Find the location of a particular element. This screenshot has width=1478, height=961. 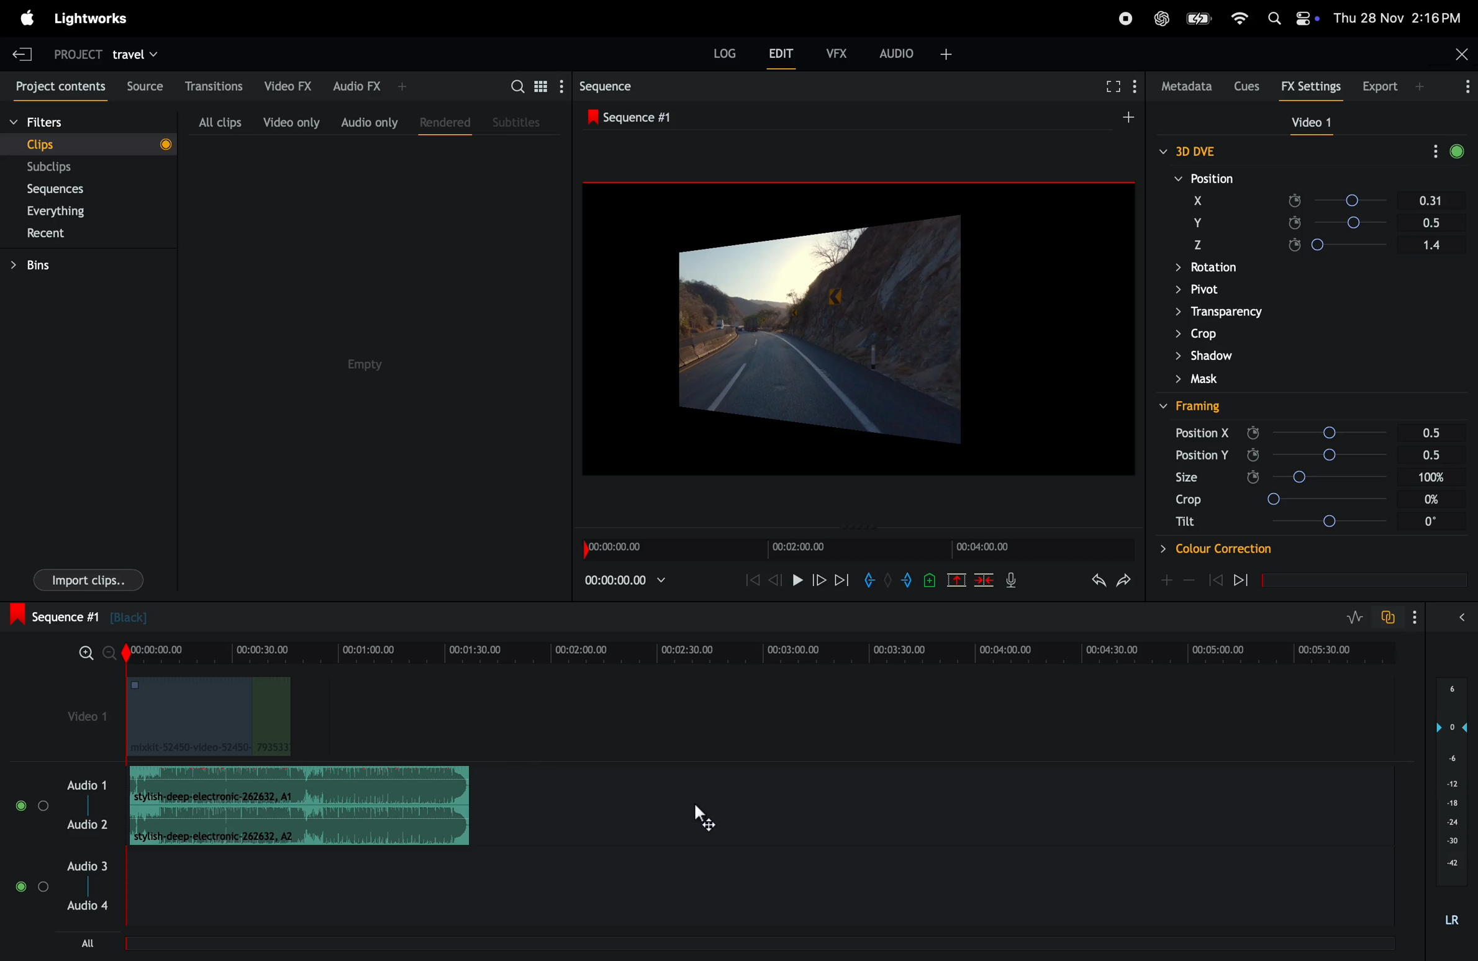

audio is located at coordinates (917, 52).